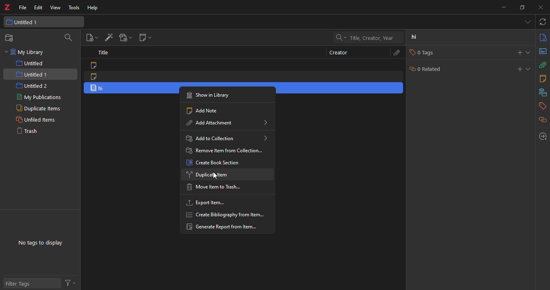 Image resolution: width=550 pixels, height=290 pixels. What do you see at coordinates (211, 95) in the screenshot?
I see `show in library` at bounding box center [211, 95].